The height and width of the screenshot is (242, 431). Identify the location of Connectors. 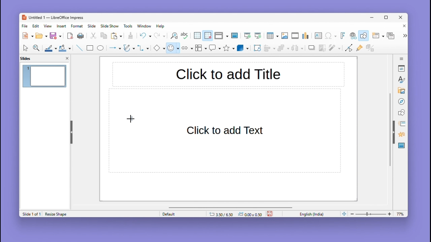
(143, 48).